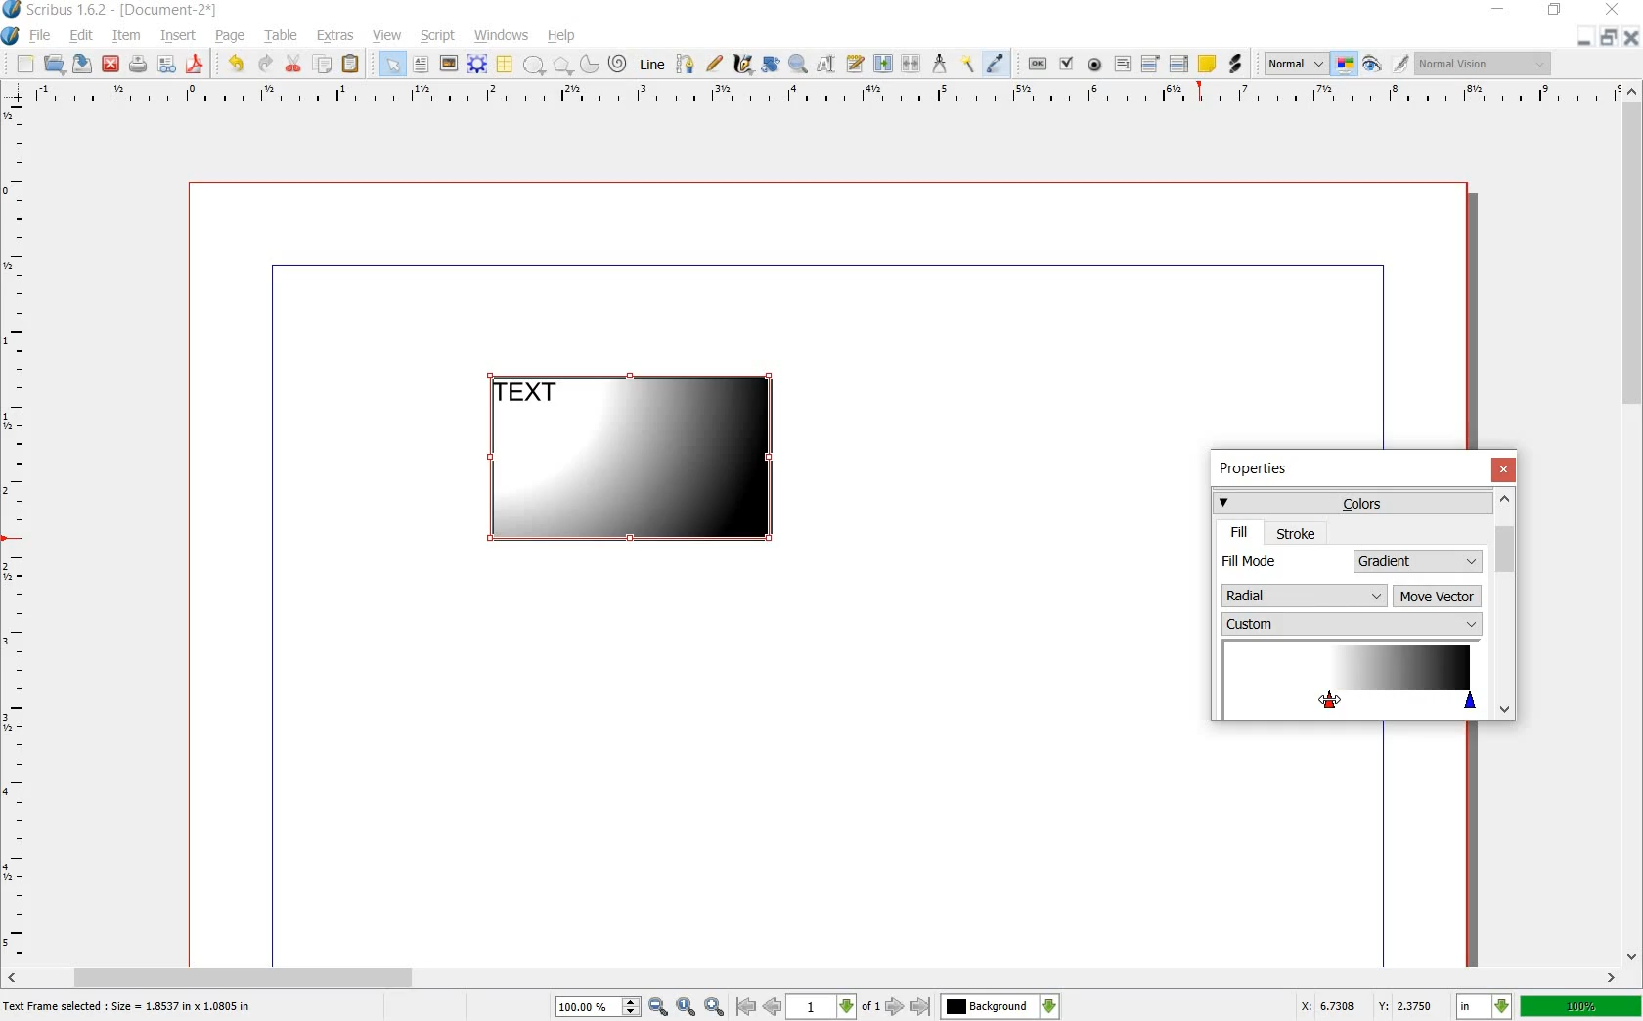 Image resolution: width=1643 pixels, height=1021 pixels. Describe the element at coordinates (447, 64) in the screenshot. I see `image frame` at that location.